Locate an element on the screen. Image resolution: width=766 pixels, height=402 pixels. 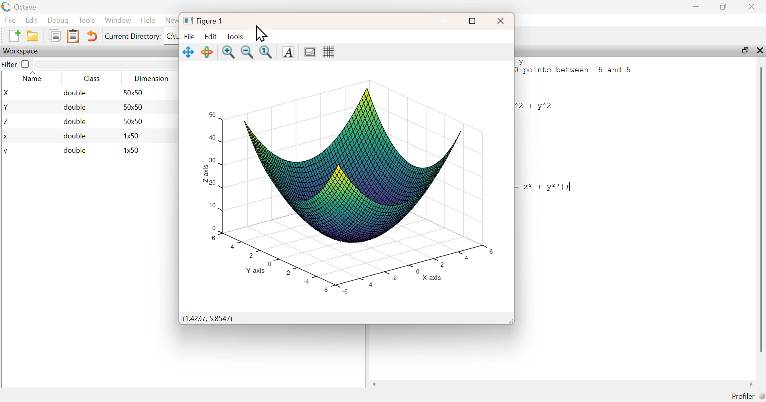
double is located at coordinates (76, 121).